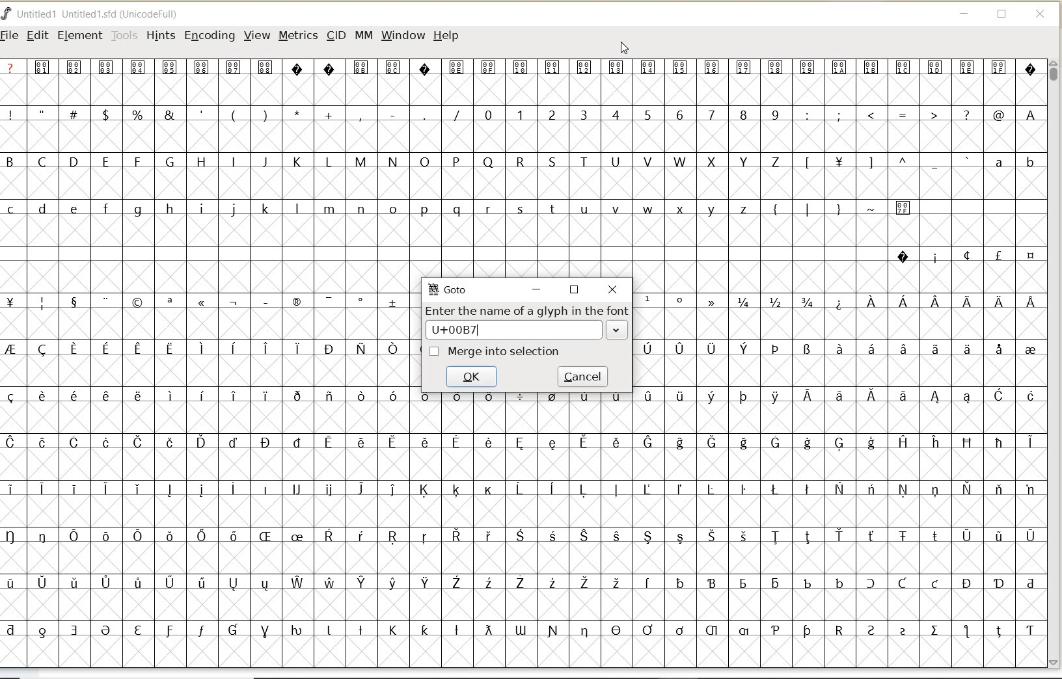 Image resolution: width=1062 pixels, height=679 pixels. I want to click on WINDOW, so click(403, 35).